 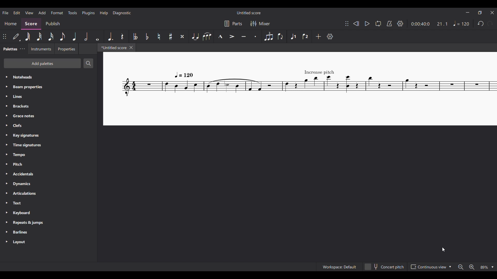 What do you see at coordinates (48, 203) in the screenshot?
I see `Text` at bounding box center [48, 203].